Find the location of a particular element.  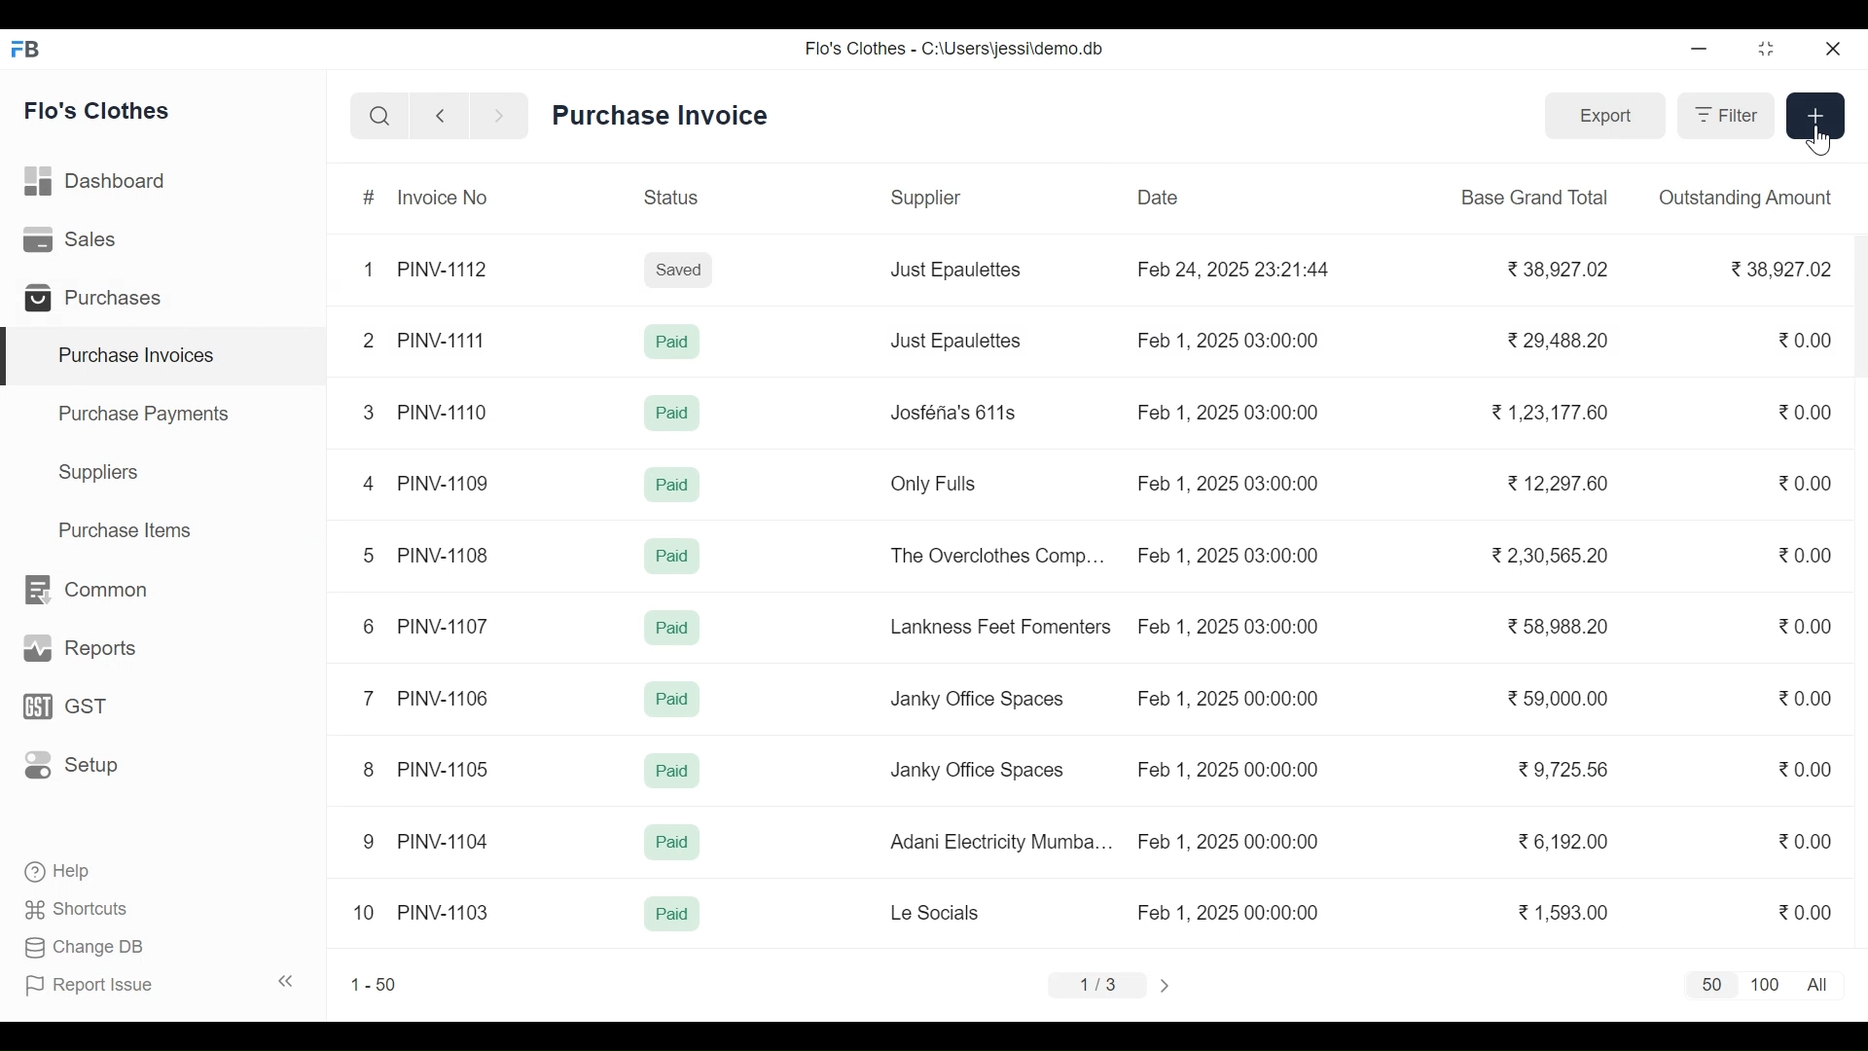

6,192.00 is located at coordinates (1567, 843).